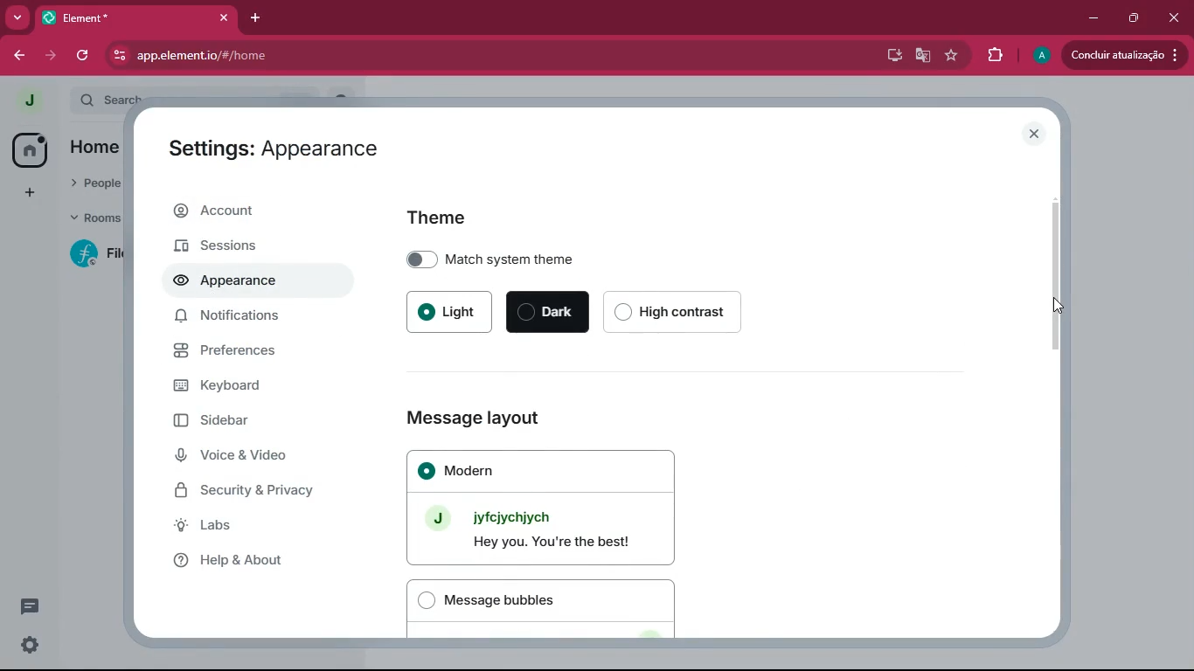 The width and height of the screenshot is (1194, 671). I want to click on google translate, so click(924, 57).